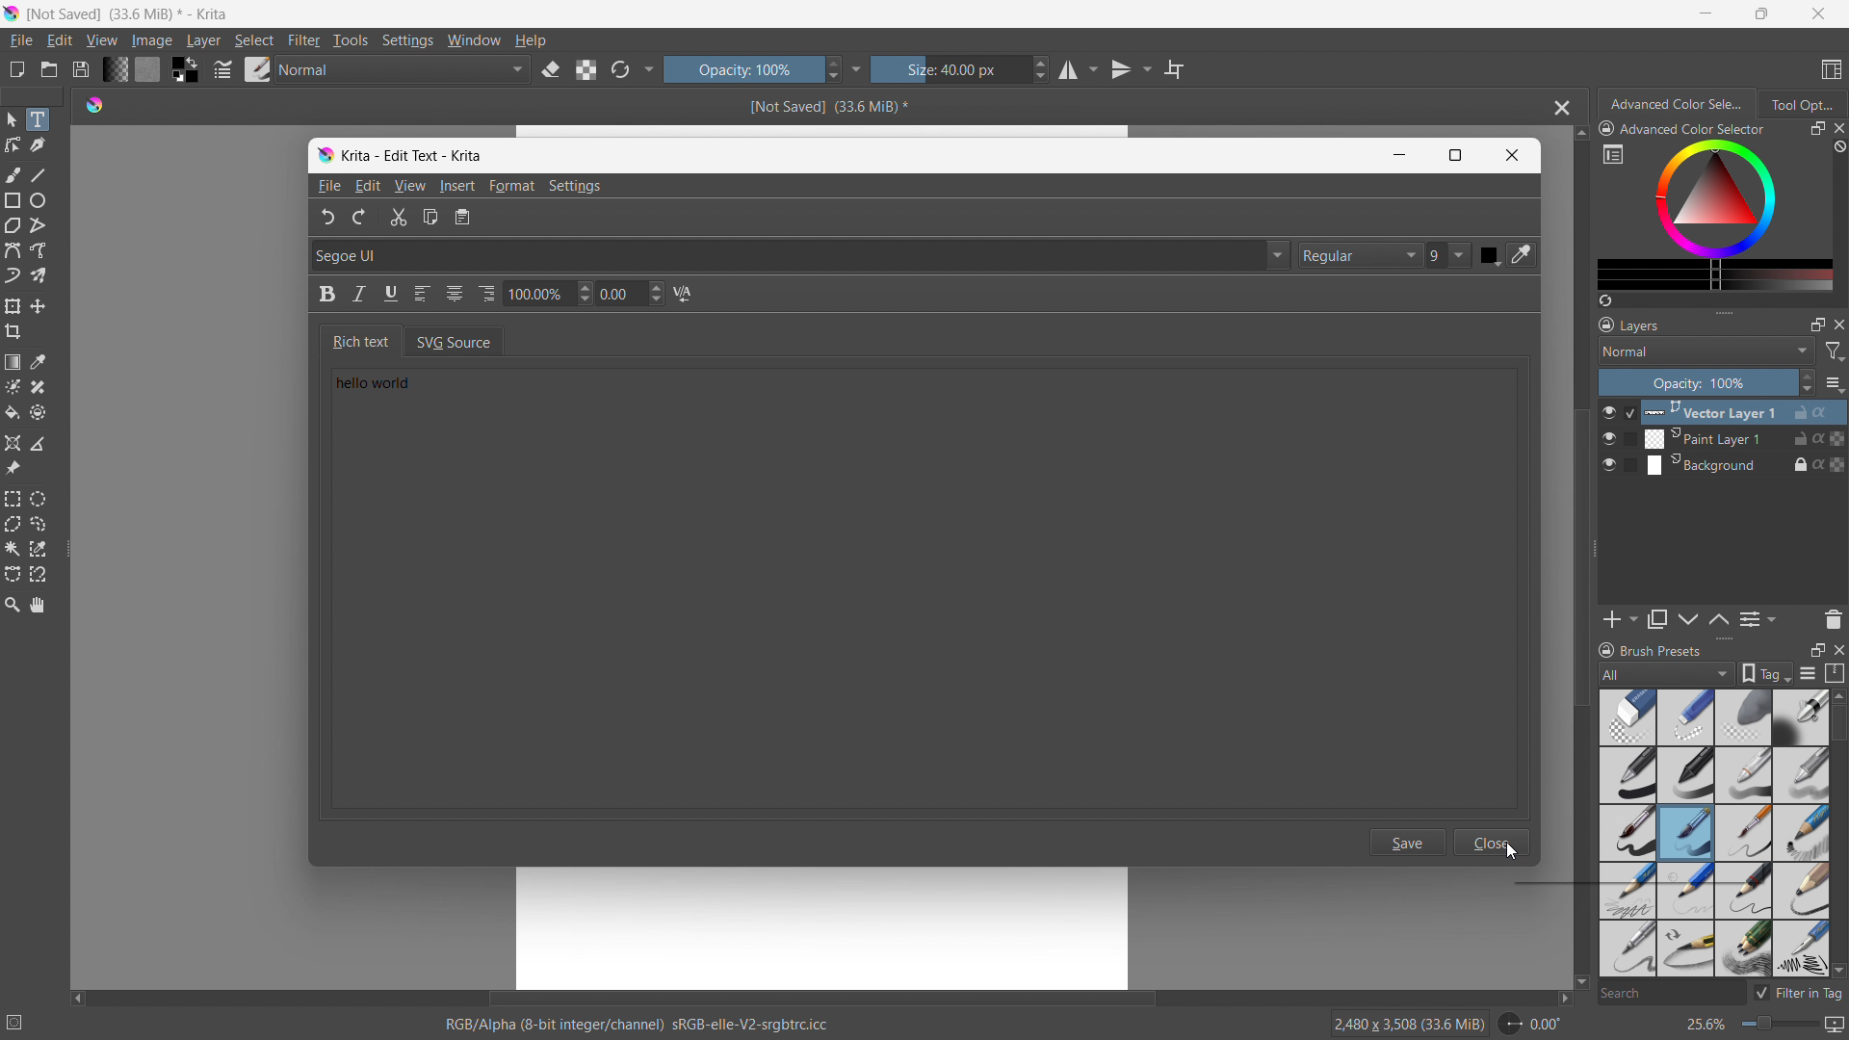 The width and height of the screenshot is (1849, 1040). I want to click on multibrush tool, so click(39, 275).